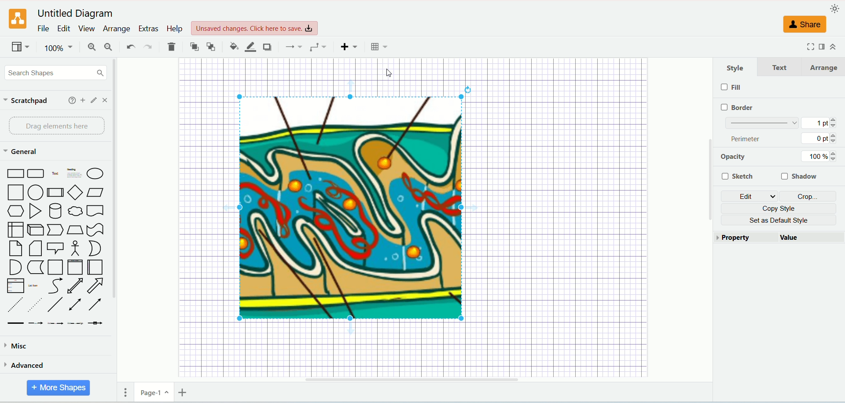 The image size is (845, 403). What do you see at coordinates (54, 125) in the screenshot?
I see `drag elements here` at bounding box center [54, 125].